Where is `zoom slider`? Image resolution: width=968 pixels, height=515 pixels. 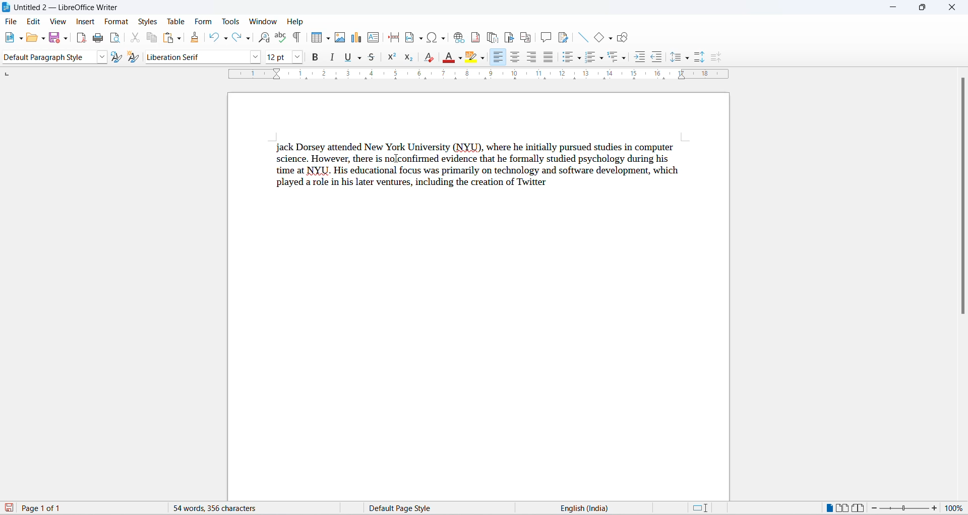
zoom slider is located at coordinates (905, 508).